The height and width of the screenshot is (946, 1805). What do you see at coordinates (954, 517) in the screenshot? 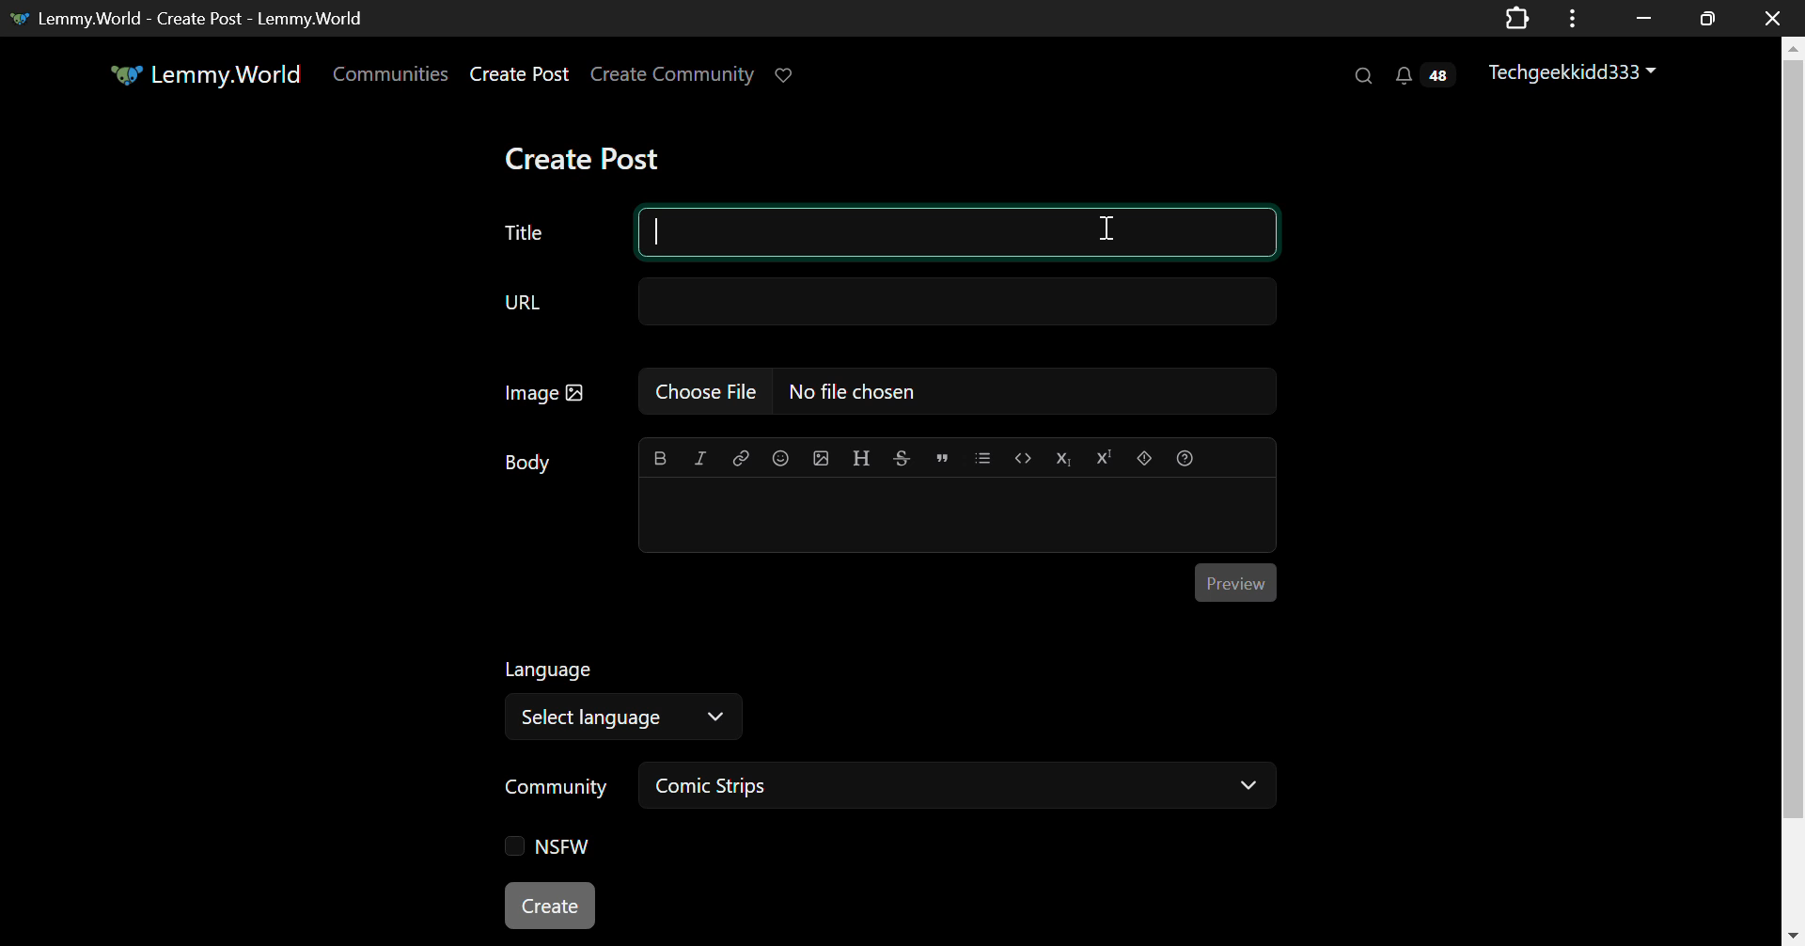
I see `Post Body Editing Textbox` at bounding box center [954, 517].